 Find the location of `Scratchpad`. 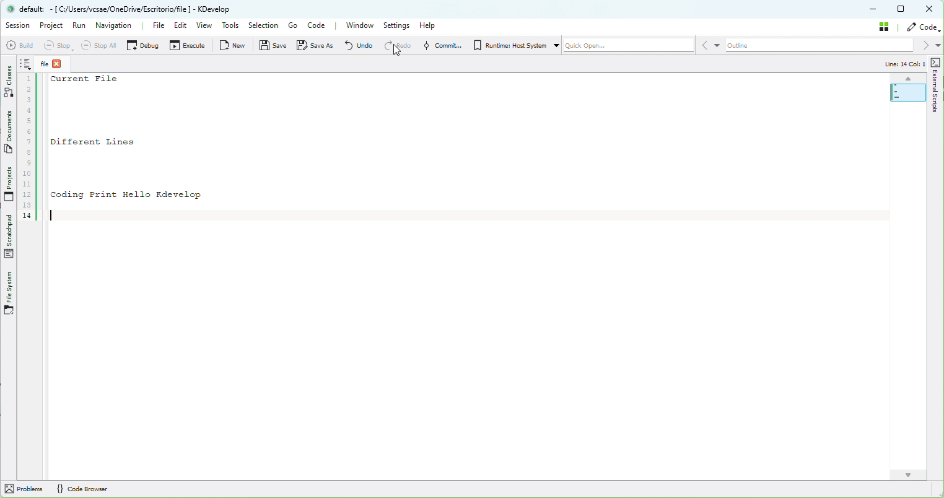

Scratchpad is located at coordinates (12, 235).